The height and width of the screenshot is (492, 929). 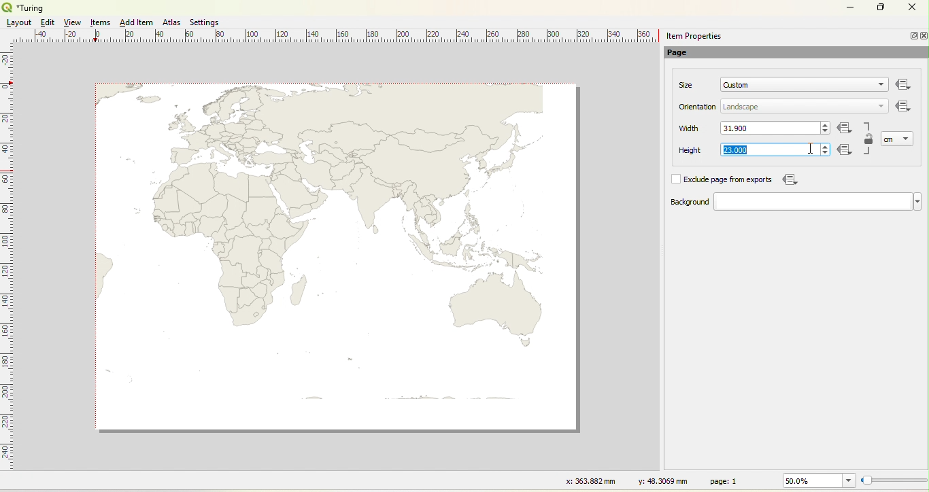 What do you see at coordinates (845, 129) in the screenshot?
I see `Icon` at bounding box center [845, 129].